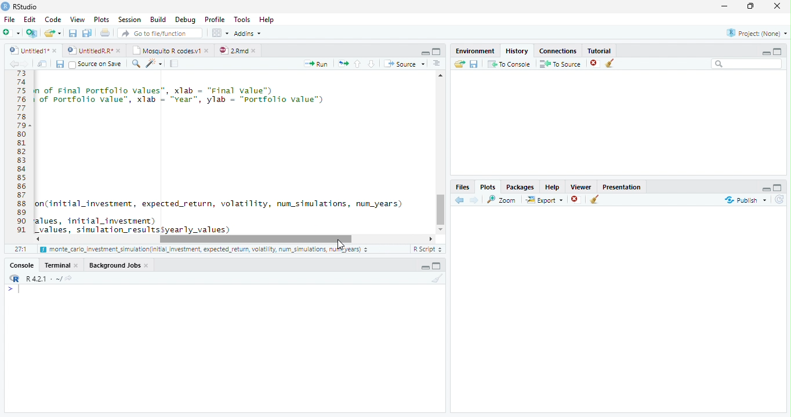 The image size is (791, 417). Describe the element at coordinates (441, 76) in the screenshot. I see `Scroll Up` at that location.